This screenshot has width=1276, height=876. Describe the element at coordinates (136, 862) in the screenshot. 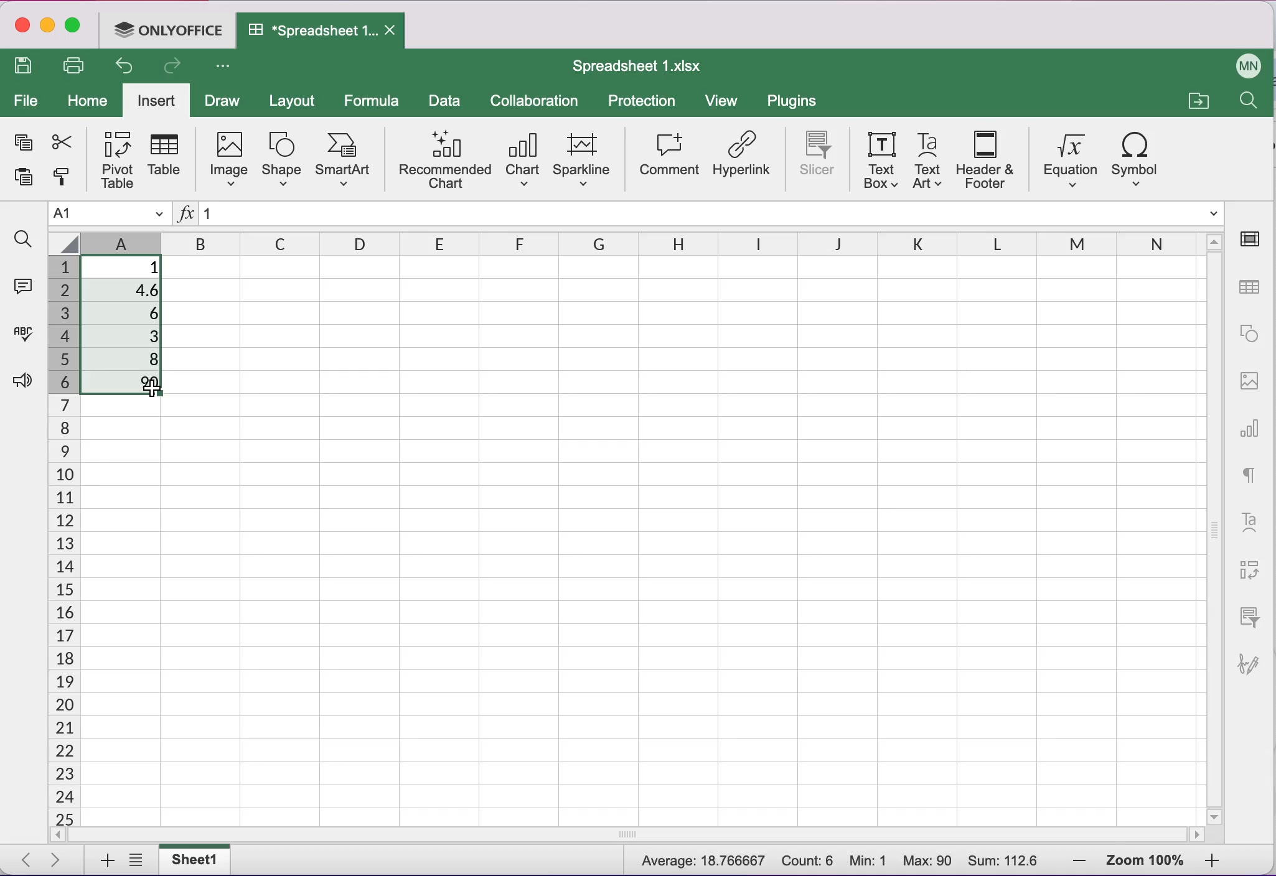

I see `list of sheets` at that location.